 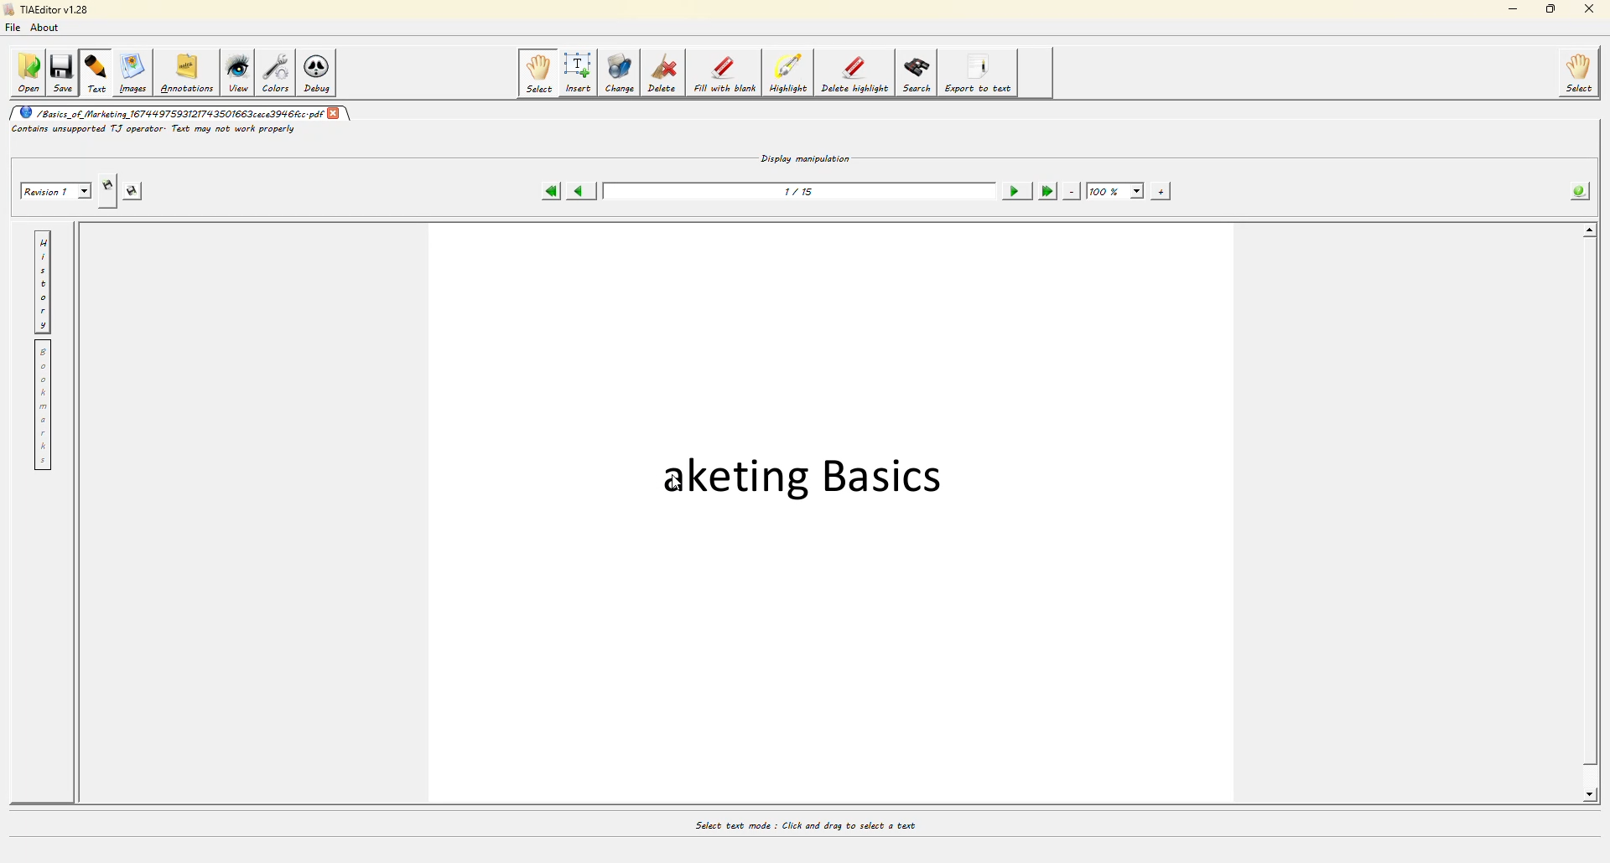 I want to click on highight, so click(x=787, y=74).